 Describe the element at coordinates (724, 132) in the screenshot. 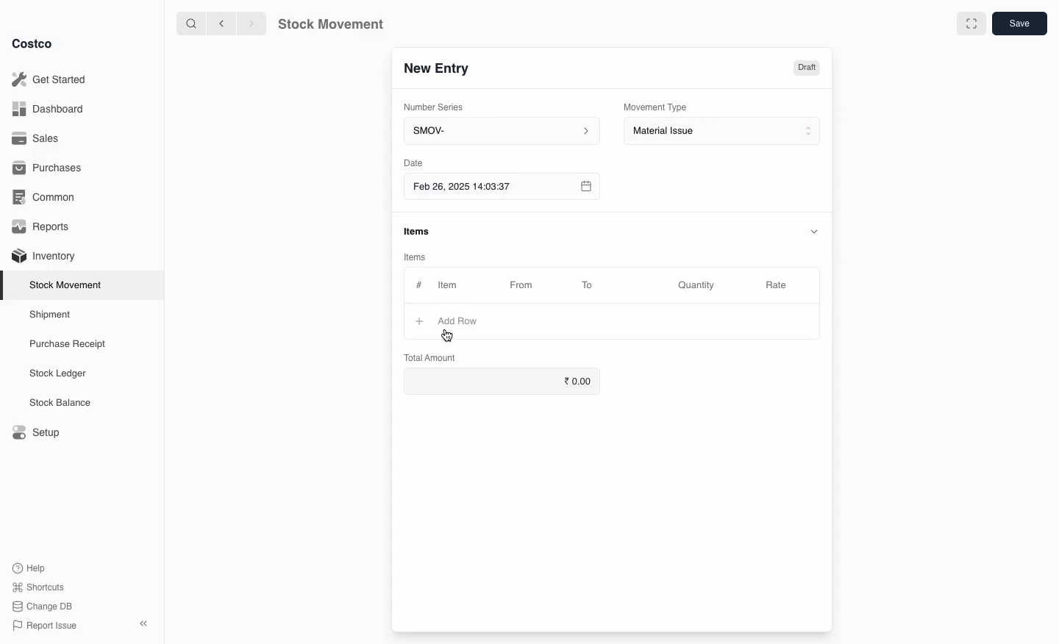

I see `Material issue` at that location.